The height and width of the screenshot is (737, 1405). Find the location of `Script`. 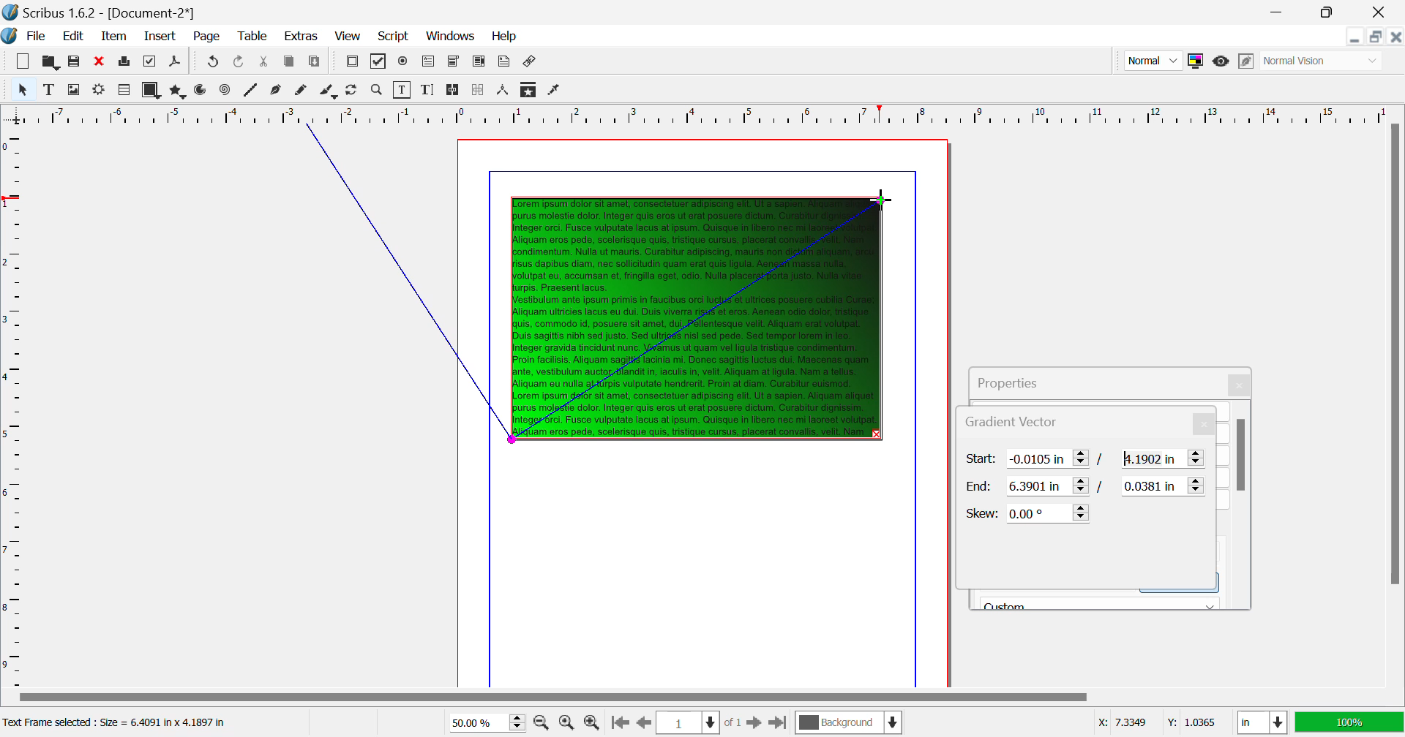

Script is located at coordinates (394, 35).